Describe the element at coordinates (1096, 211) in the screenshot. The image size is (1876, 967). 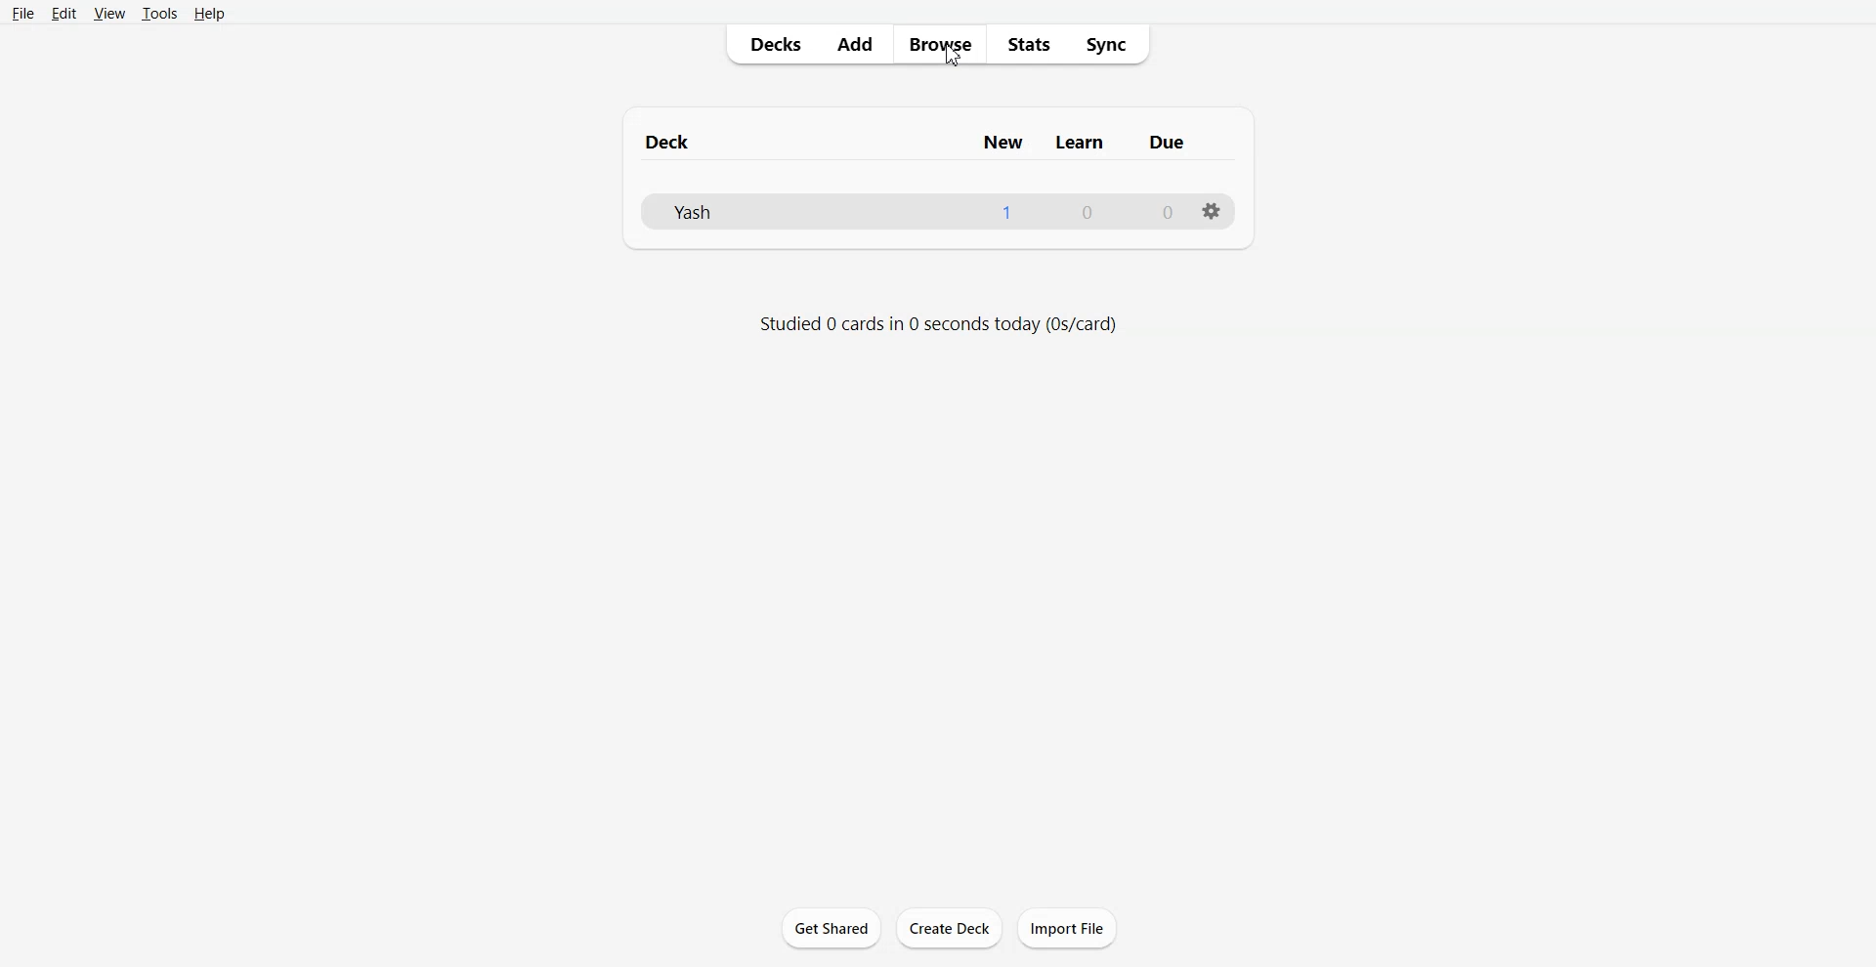
I see `0` at that location.